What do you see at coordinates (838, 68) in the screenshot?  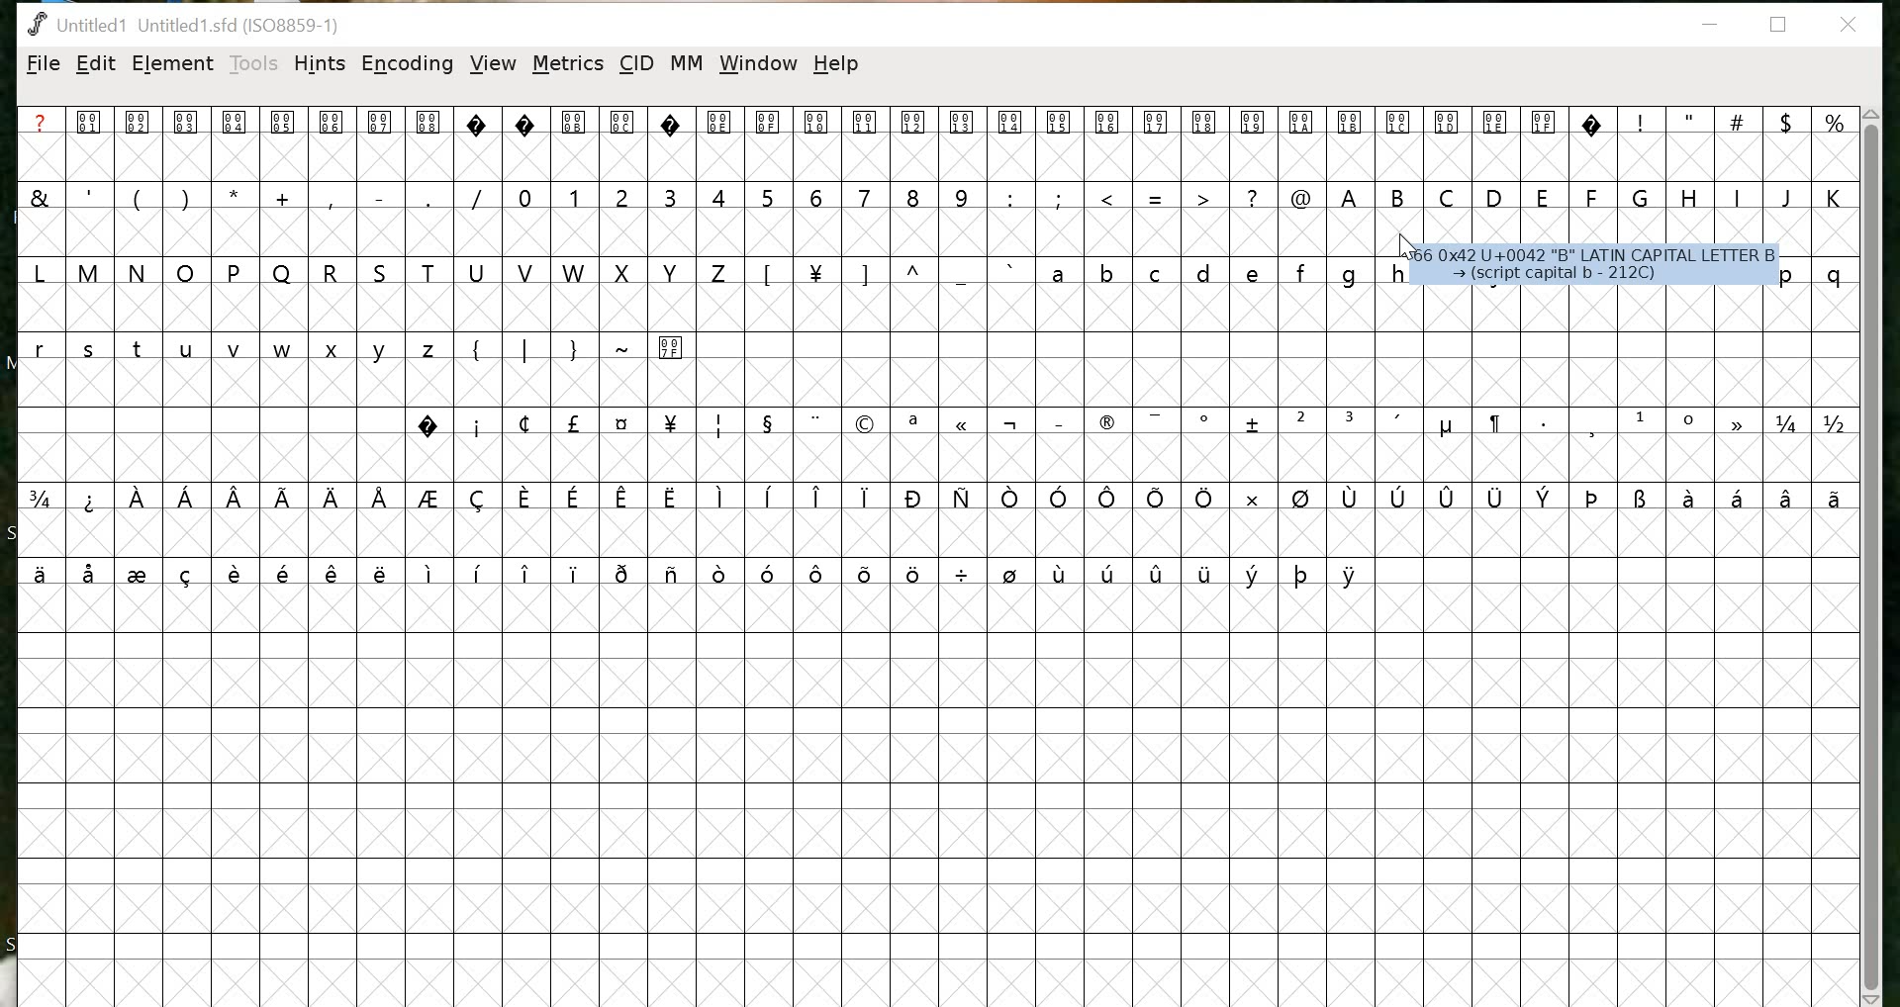 I see `help` at bounding box center [838, 68].